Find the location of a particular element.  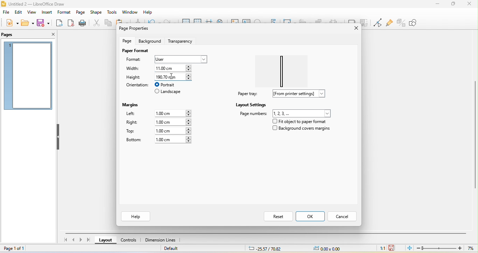

help is located at coordinates (136, 216).